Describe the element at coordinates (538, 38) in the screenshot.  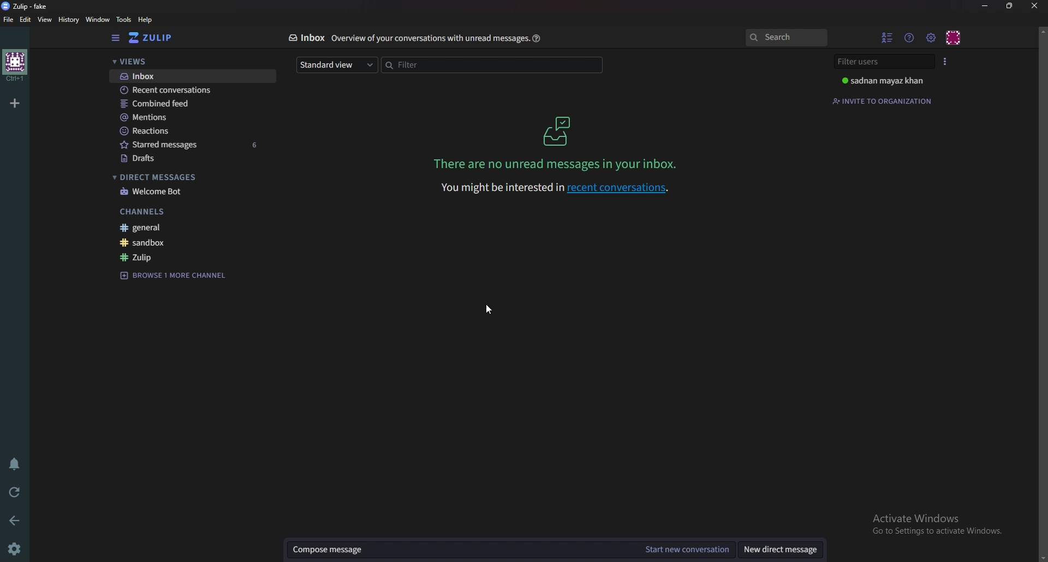
I see `help` at that location.